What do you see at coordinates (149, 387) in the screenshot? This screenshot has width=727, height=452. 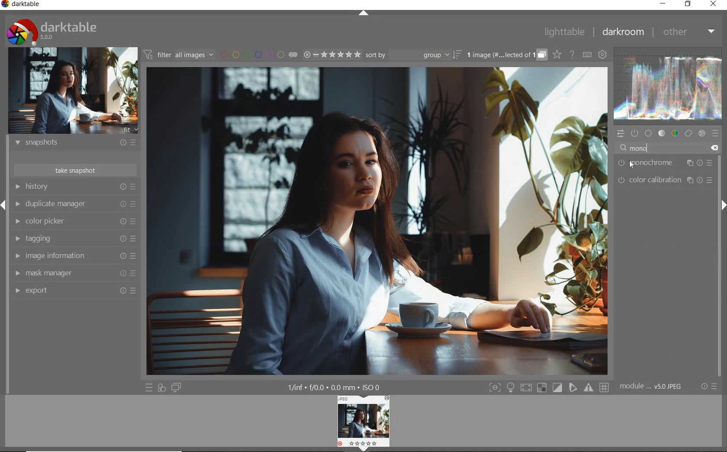 I see `quick access to presets` at bounding box center [149, 387].